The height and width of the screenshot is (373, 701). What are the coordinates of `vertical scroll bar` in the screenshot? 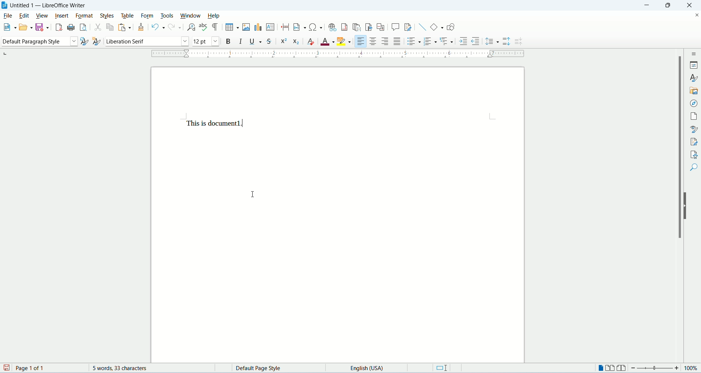 It's located at (681, 207).